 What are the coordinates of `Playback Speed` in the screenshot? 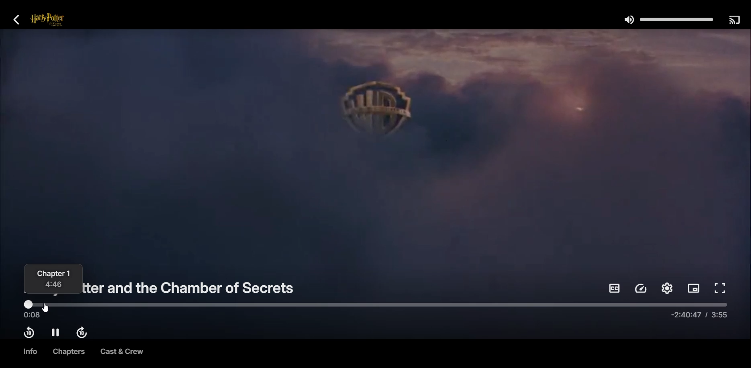 It's located at (642, 288).